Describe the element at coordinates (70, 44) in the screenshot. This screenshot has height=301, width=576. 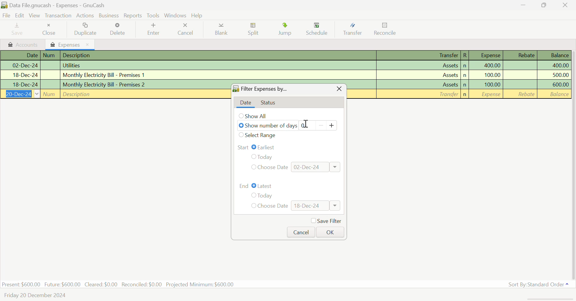
I see `Expenses Tab Open` at that location.